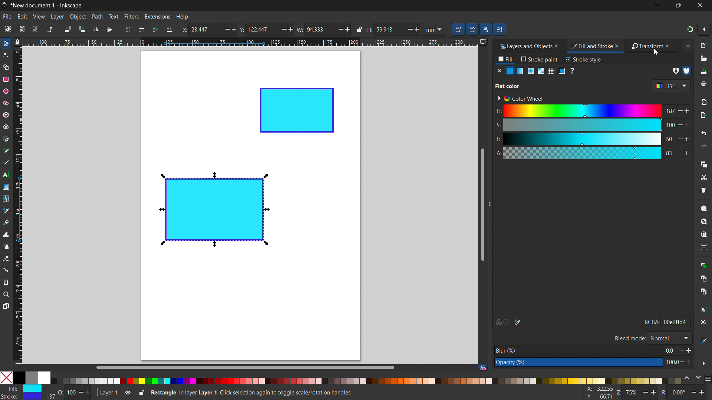  I want to click on mesh gradient, so click(541, 71).